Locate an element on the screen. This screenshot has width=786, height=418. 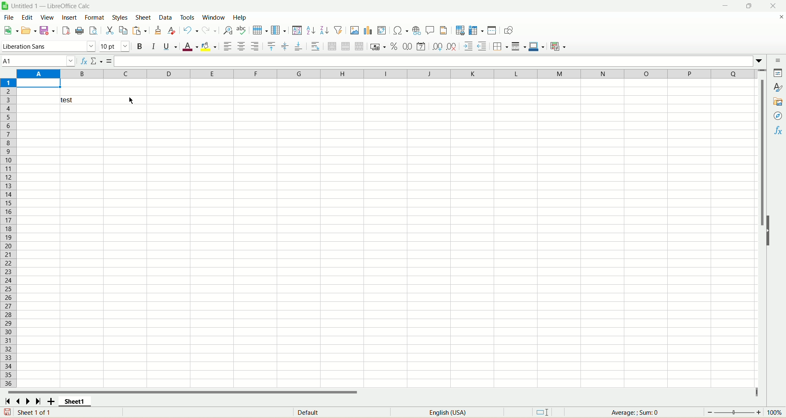
center vertically is located at coordinates (285, 46).